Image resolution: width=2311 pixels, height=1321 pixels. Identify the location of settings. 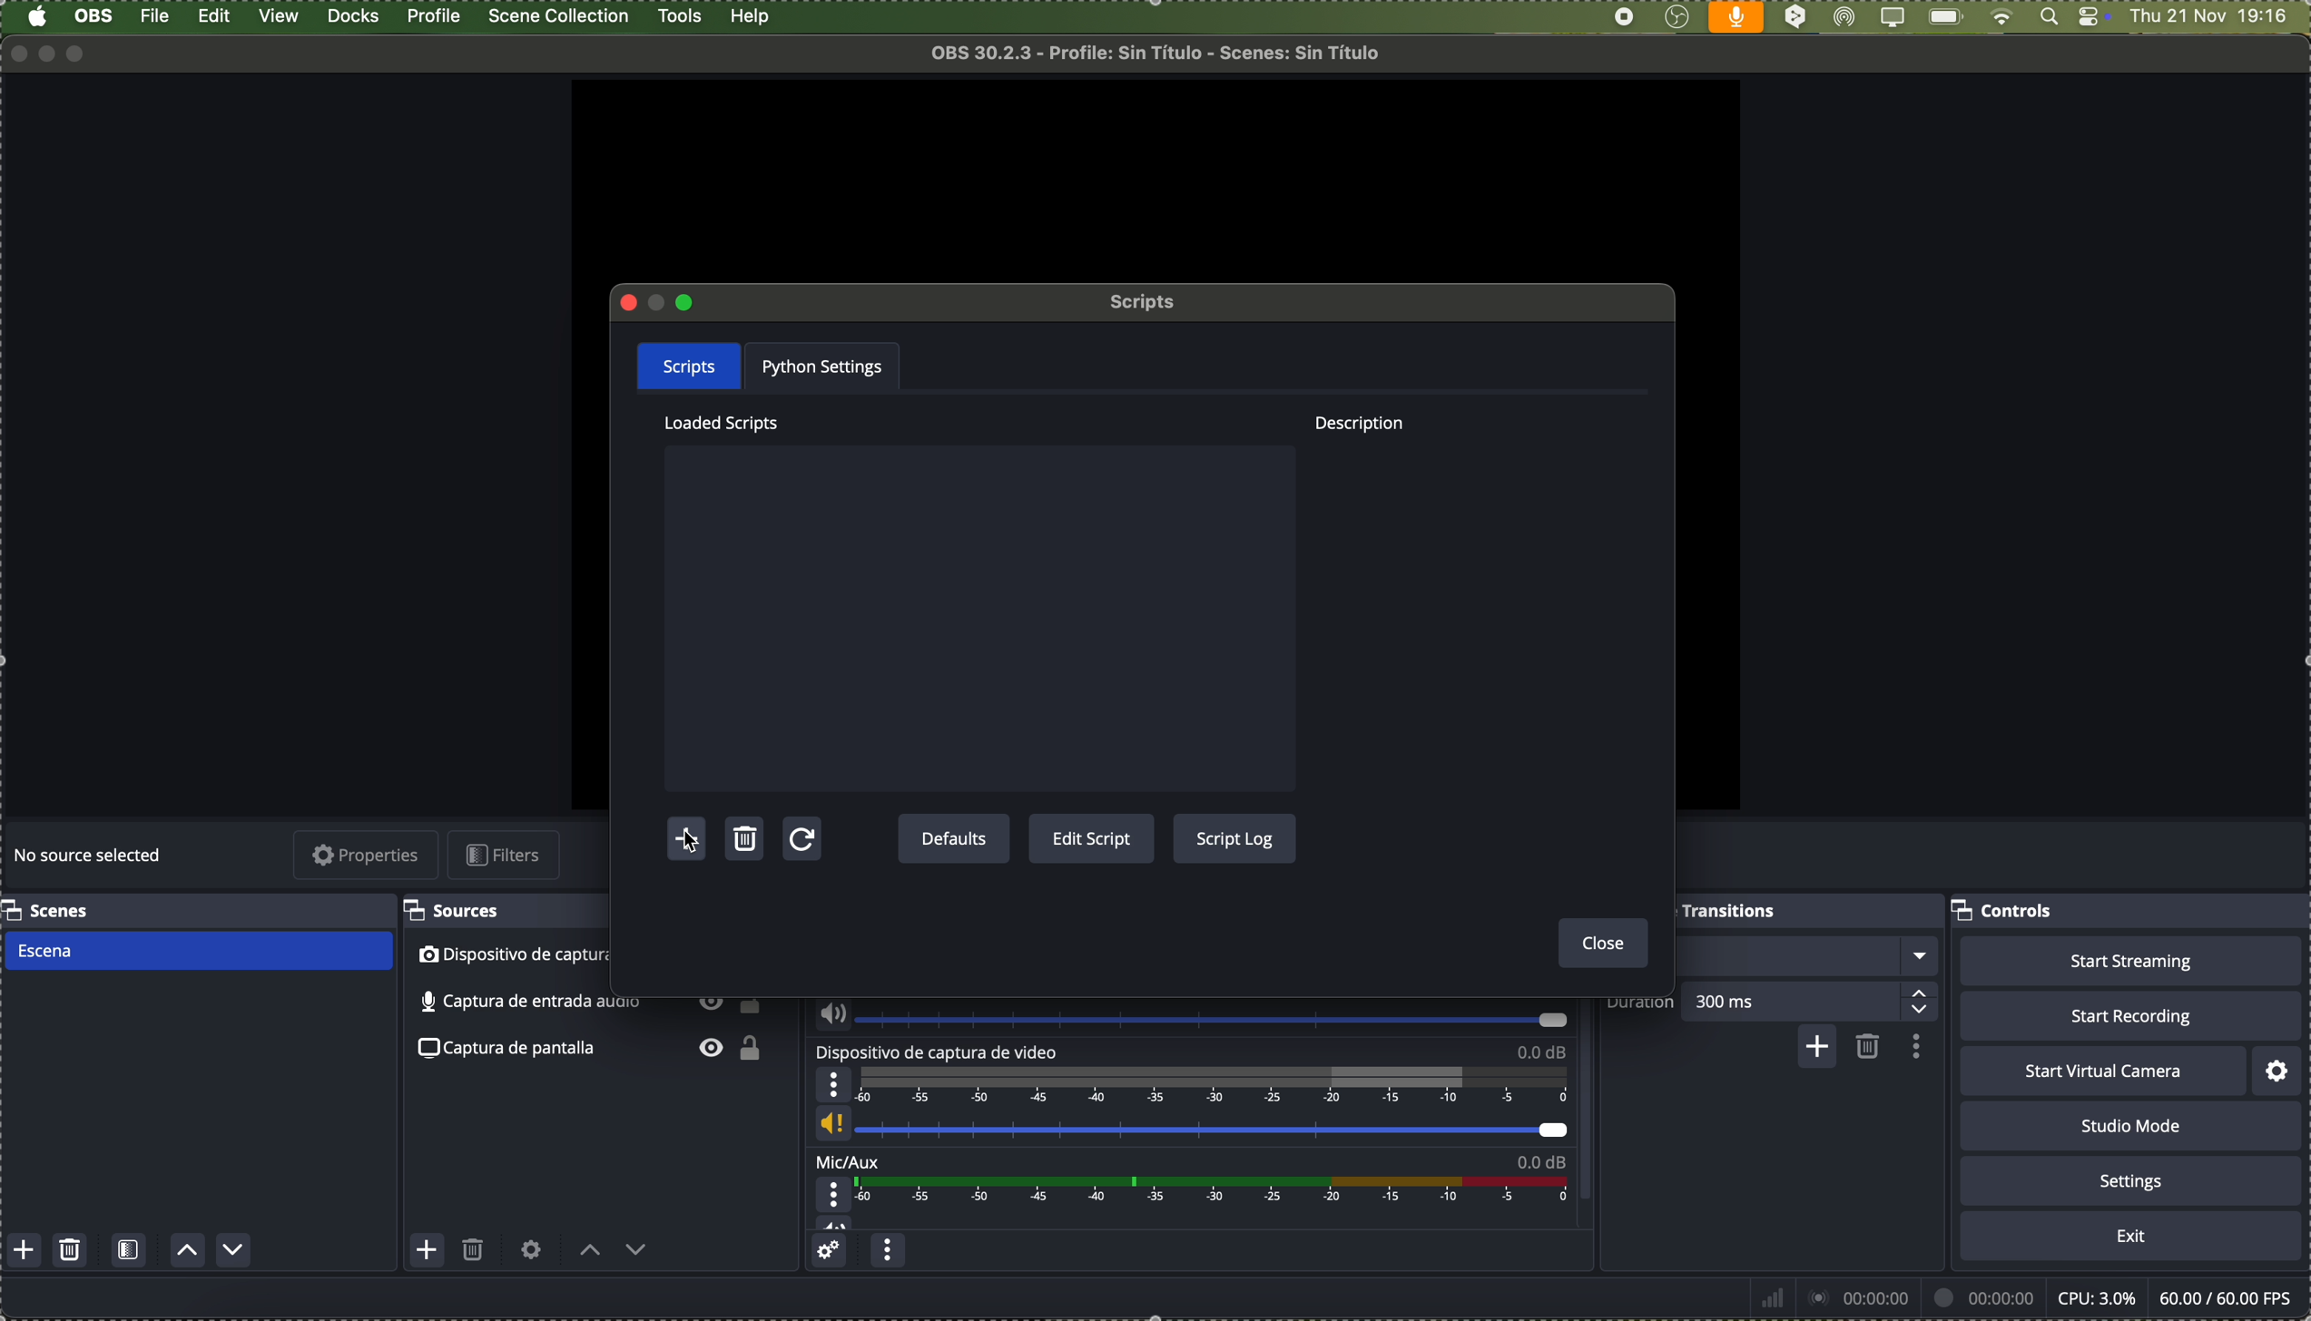
(2131, 1179).